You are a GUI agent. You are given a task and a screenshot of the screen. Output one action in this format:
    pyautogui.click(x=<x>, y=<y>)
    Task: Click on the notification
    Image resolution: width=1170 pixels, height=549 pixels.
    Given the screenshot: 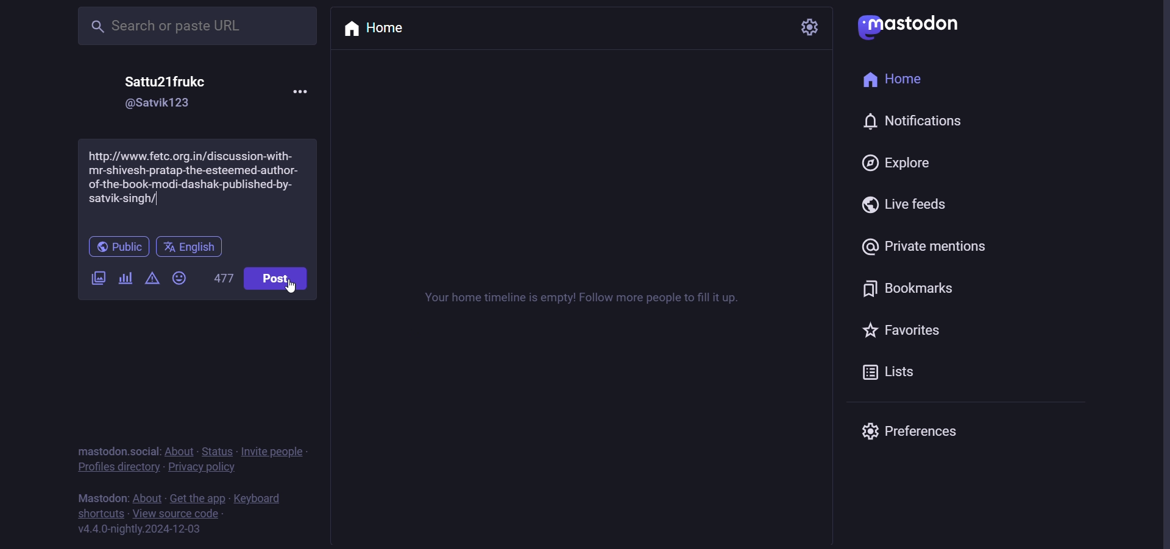 What is the action you would take?
    pyautogui.click(x=917, y=120)
    